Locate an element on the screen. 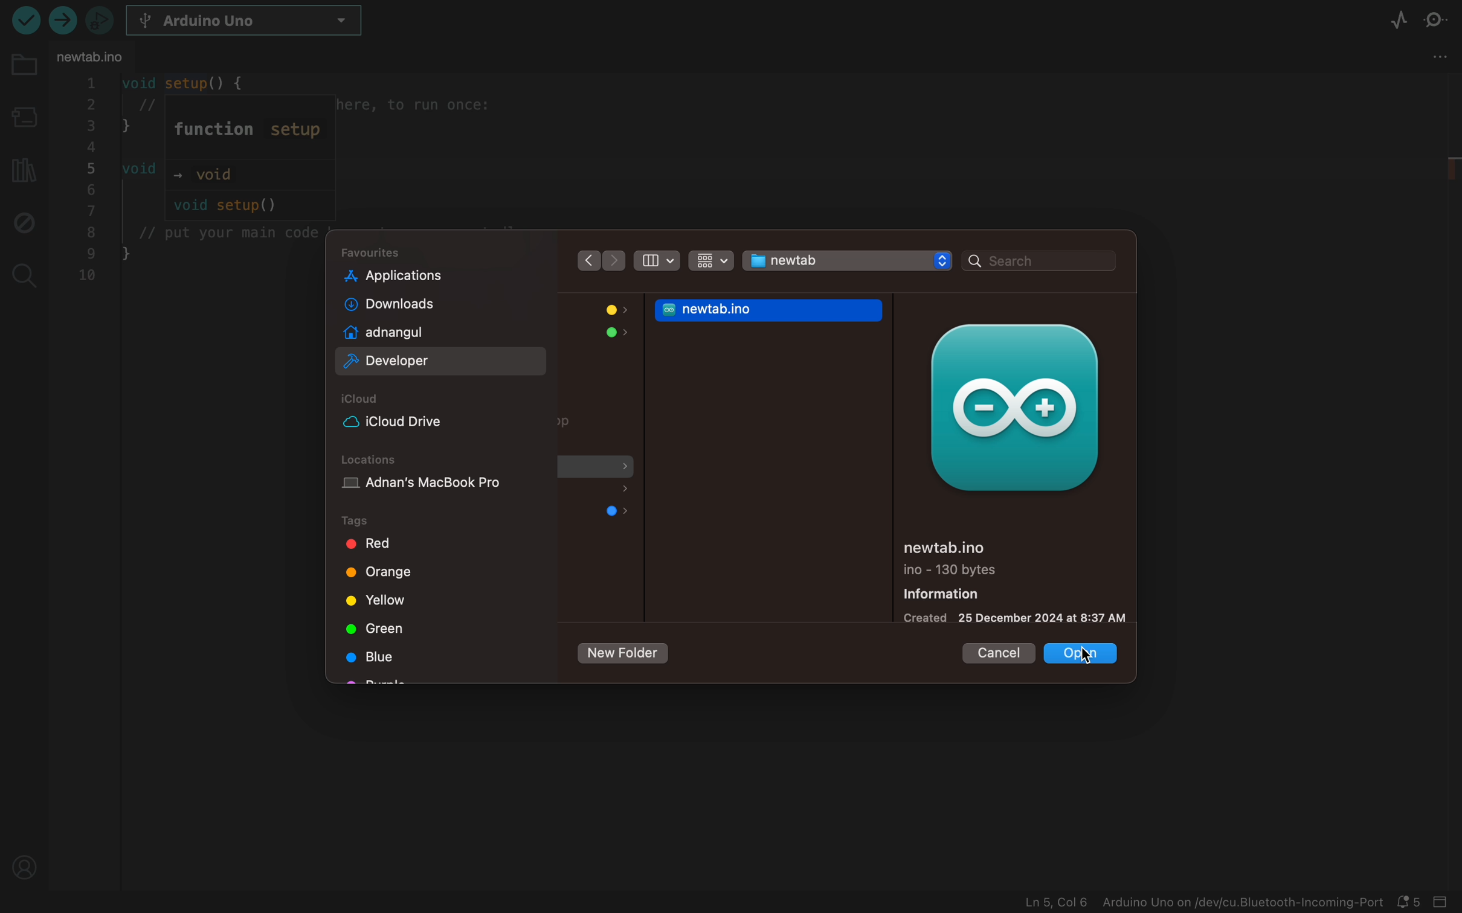 This screenshot has width=1462, height=913. code is located at coordinates (192, 182).